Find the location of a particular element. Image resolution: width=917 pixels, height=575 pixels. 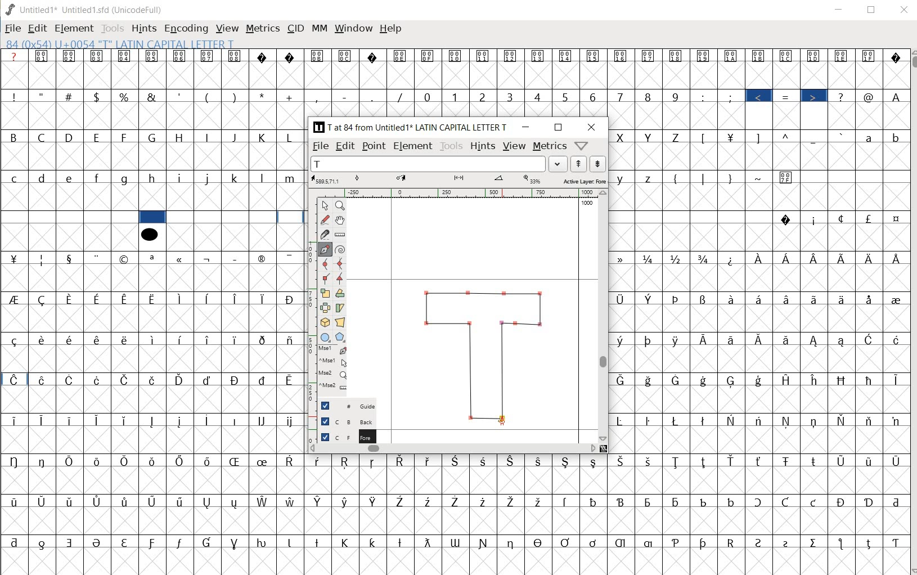

Symbol is located at coordinates (650, 340).